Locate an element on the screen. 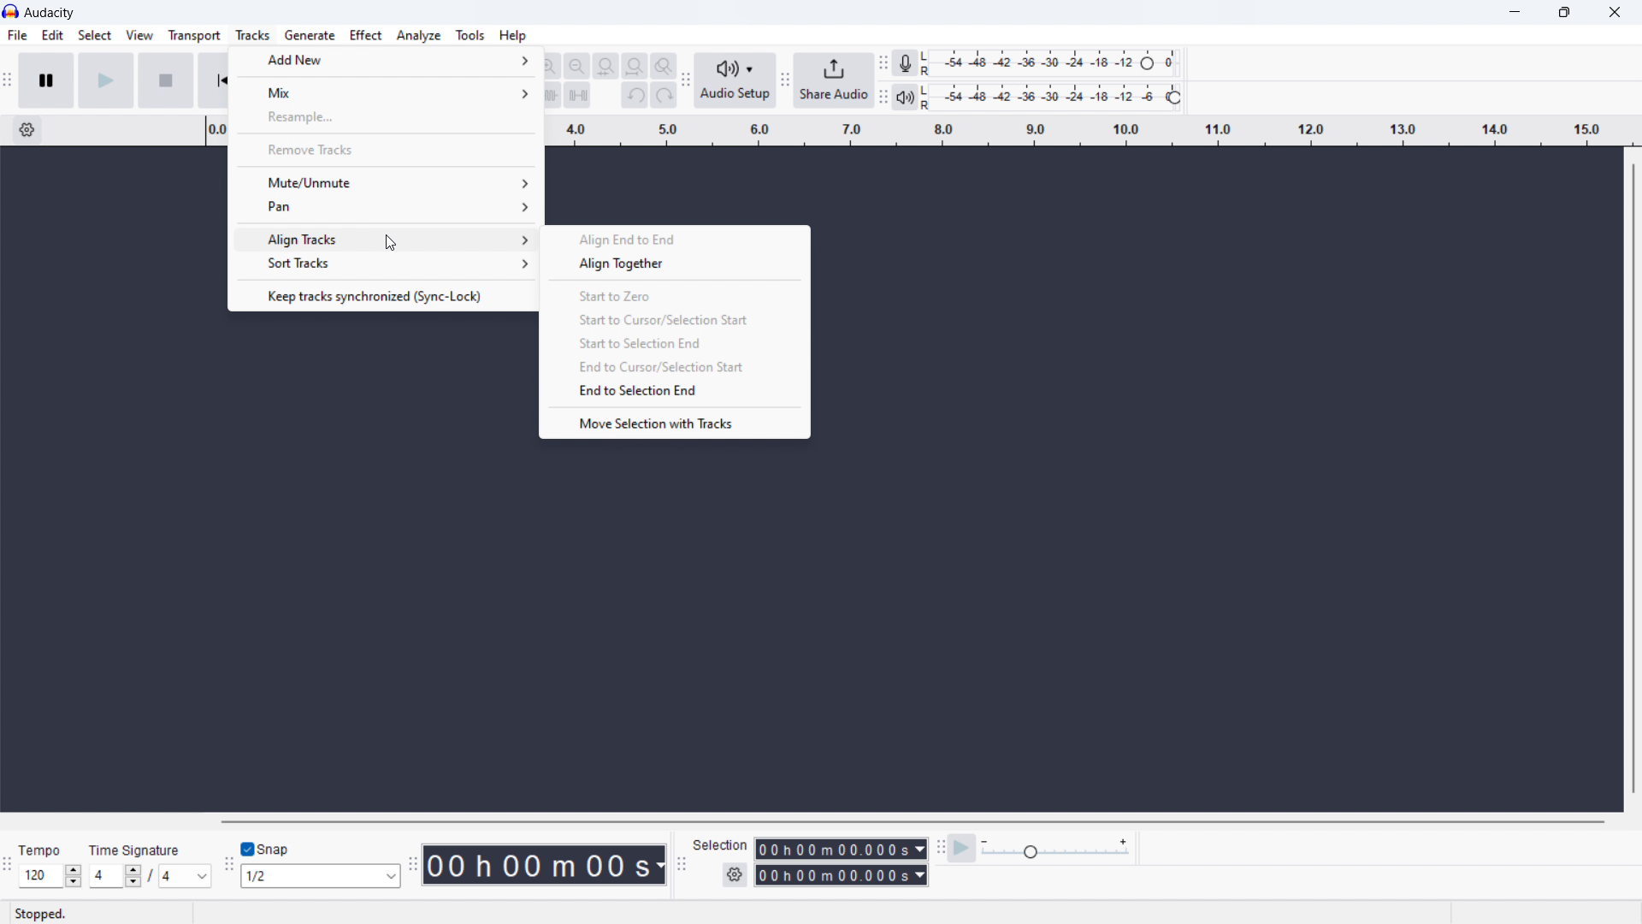 The width and height of the screenshot is (1642, 924). generate is located at coordinates (309, 35).